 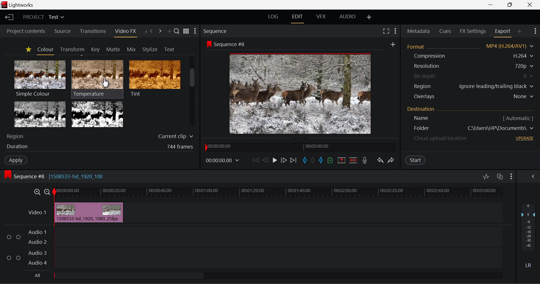 I want to click on Destination, so click(x=422, y=109).